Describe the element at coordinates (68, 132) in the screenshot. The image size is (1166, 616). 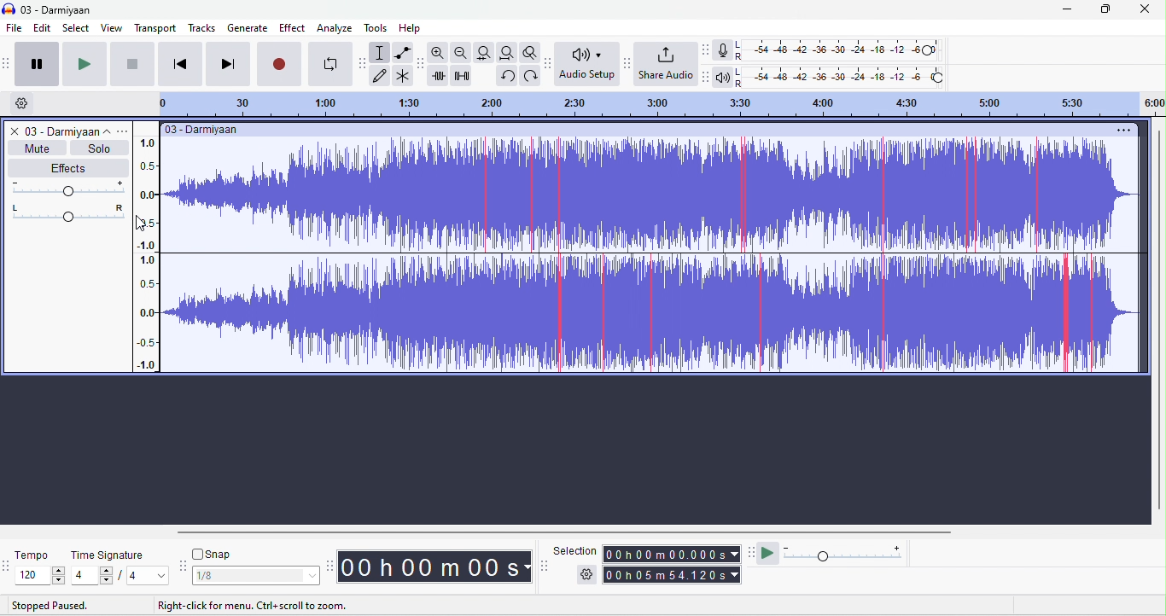
I see `title` at that location.